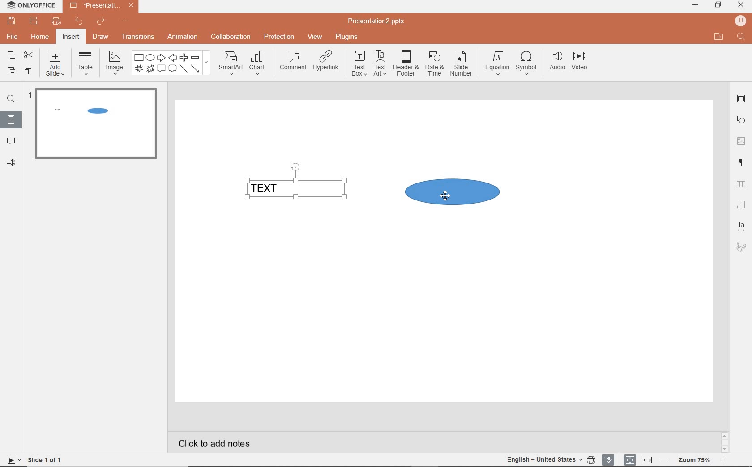 This screenshot has width=752, height=467. Describe the element at coordinates (741, 141) in the screenshot. I see `IMAGE SETTINGS` at that location.